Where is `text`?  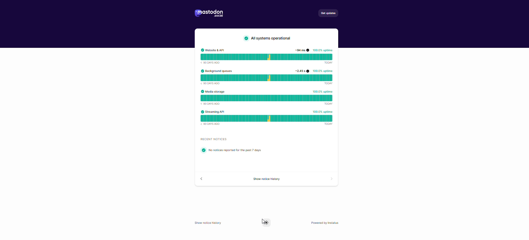 text is located at coordinates (266, 39).